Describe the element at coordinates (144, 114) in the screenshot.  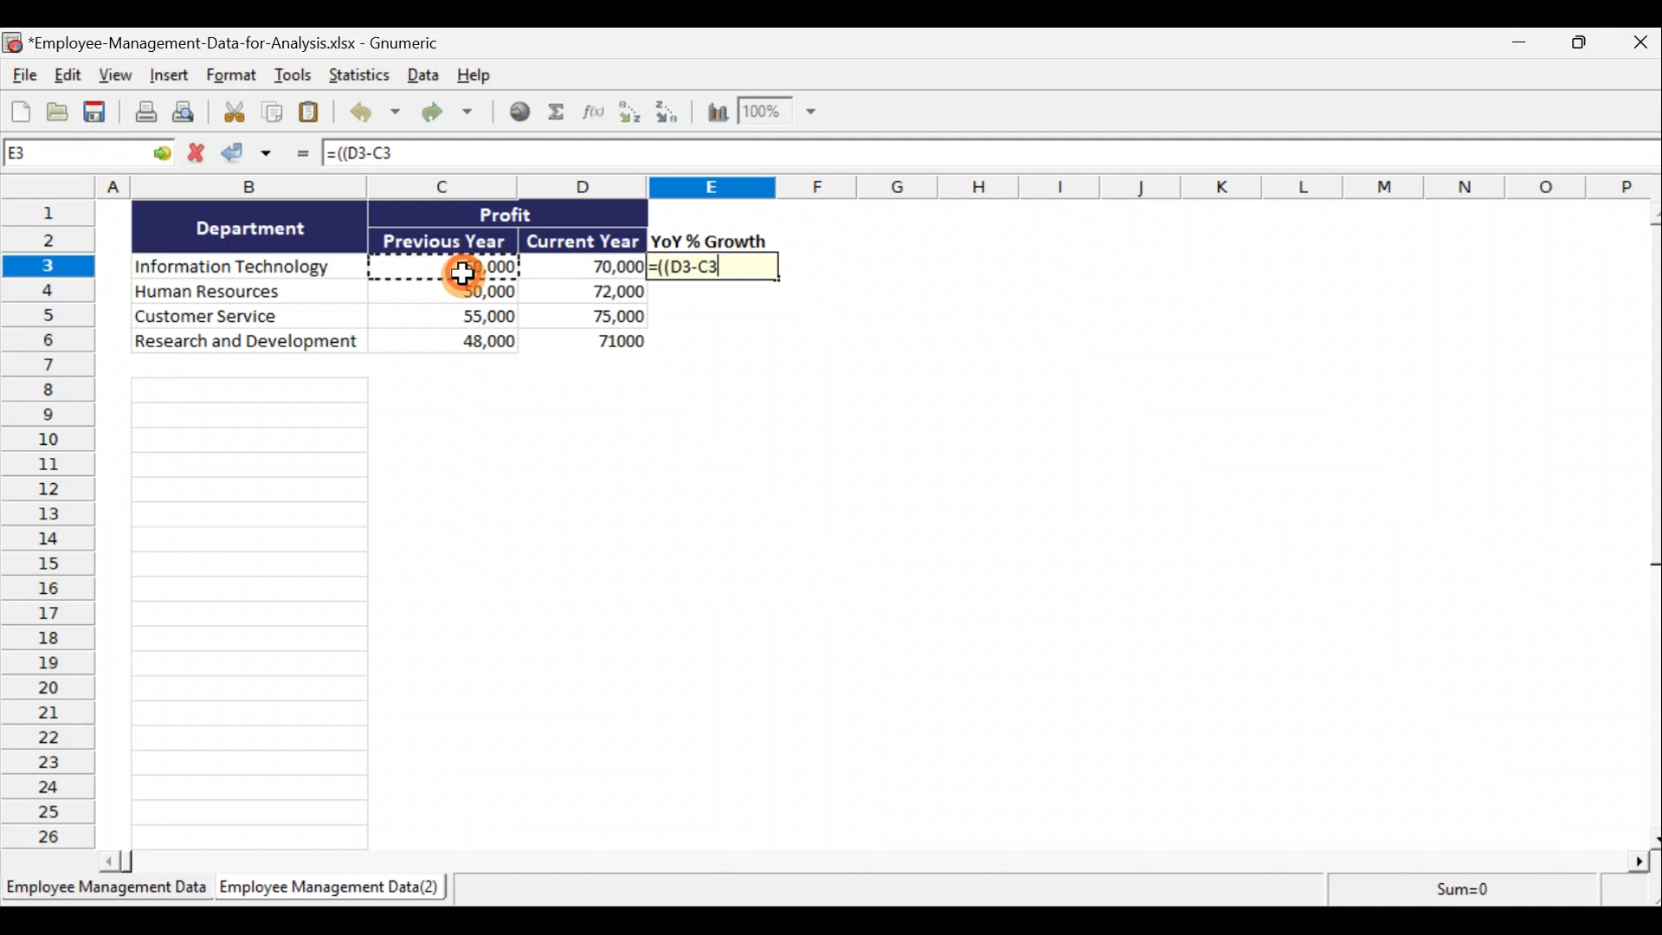
I see `Print the current file` at that location.